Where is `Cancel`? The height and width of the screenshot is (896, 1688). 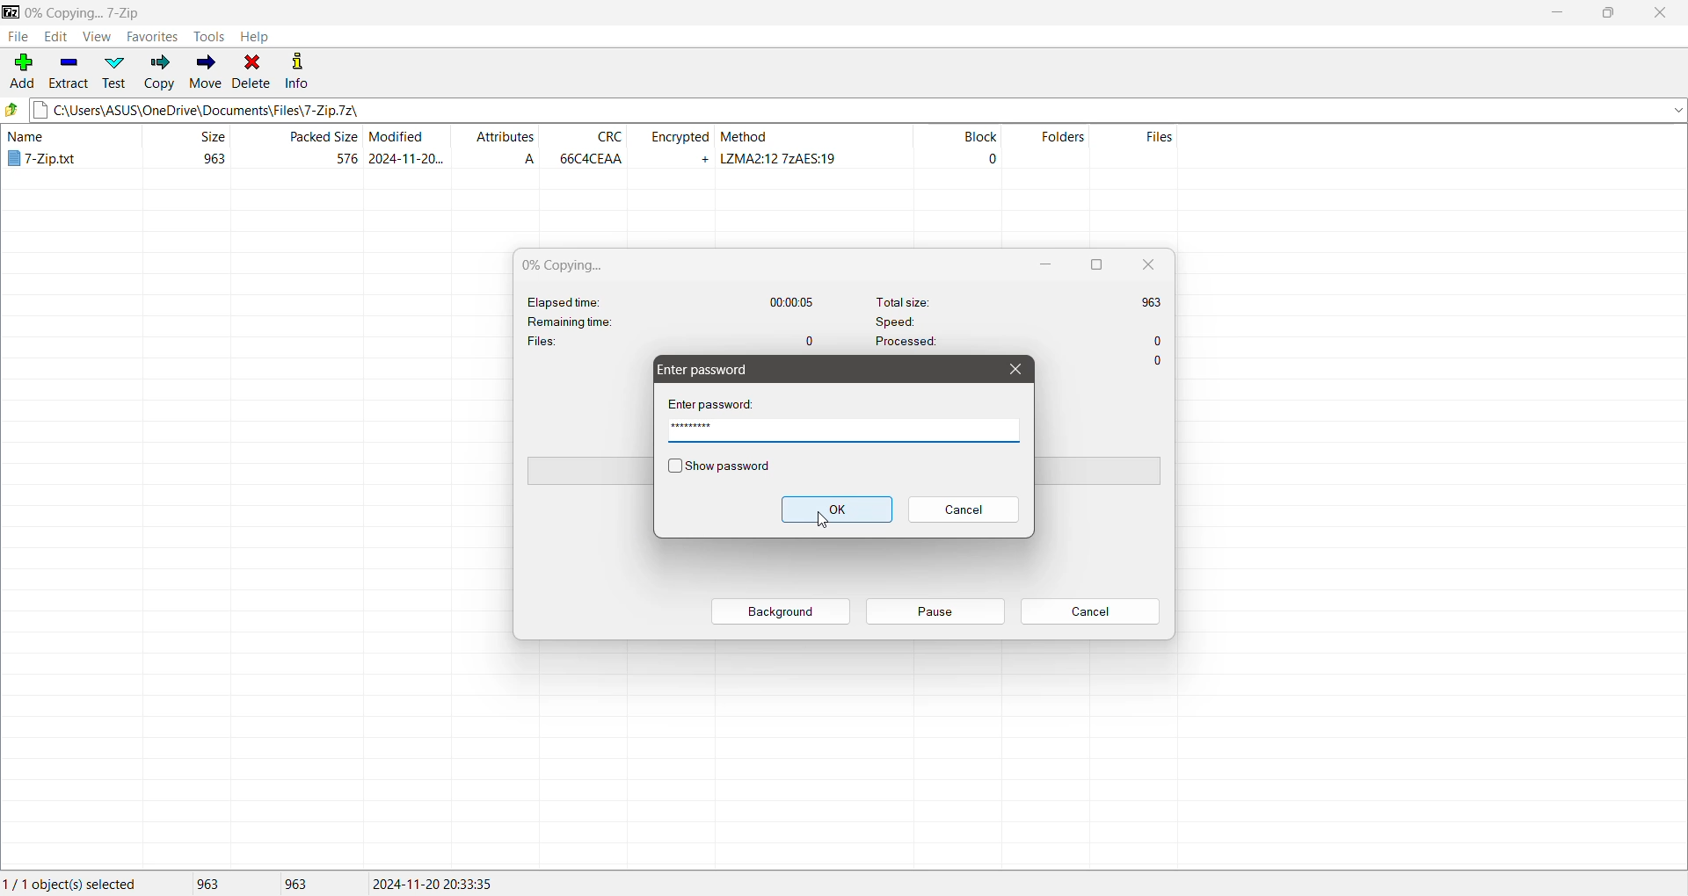
Cancel is located at coordinates (963, 510).